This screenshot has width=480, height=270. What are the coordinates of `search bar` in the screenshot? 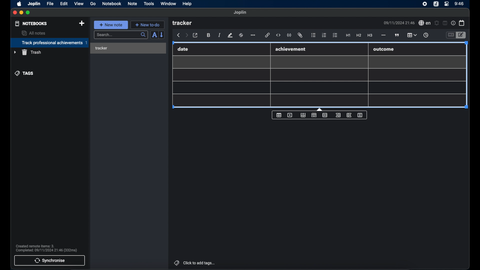 It's located at (121, 35).